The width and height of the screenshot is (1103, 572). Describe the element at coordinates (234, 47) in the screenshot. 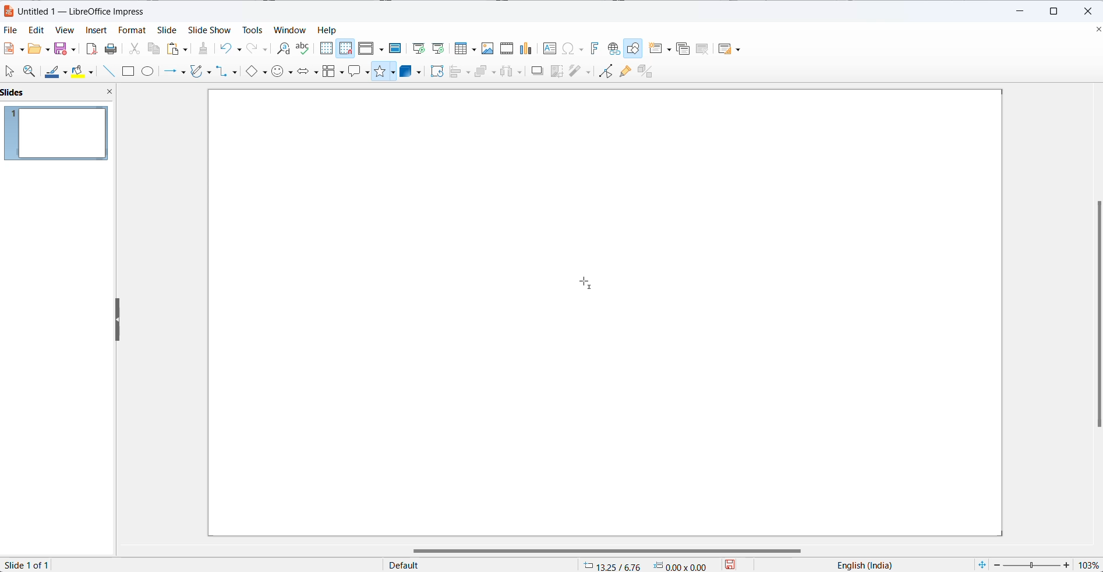

I see `undo` at that location.